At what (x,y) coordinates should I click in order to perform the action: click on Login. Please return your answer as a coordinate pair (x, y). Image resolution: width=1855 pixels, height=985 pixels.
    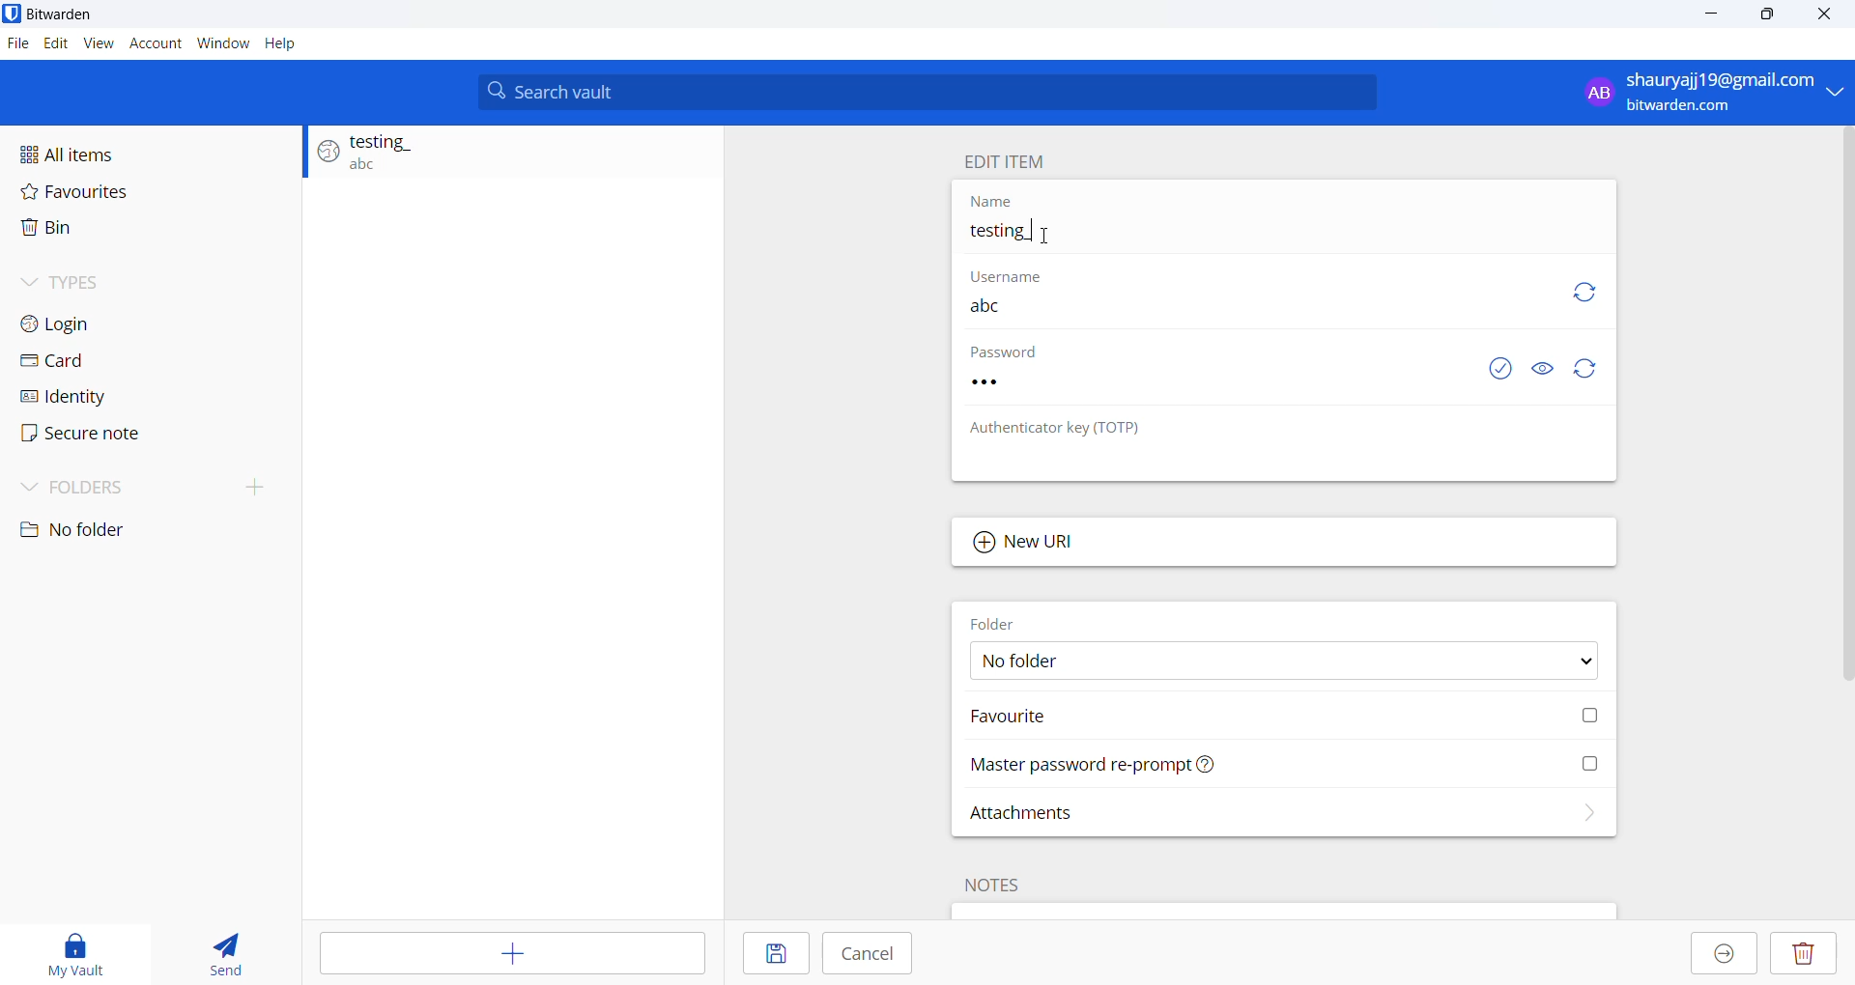
    Looking at the image, I should click on (137, 325).